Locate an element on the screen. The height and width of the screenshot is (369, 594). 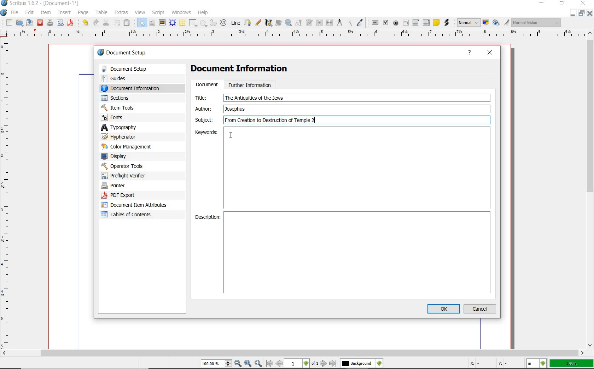
save is located at coordinates (30, 23).